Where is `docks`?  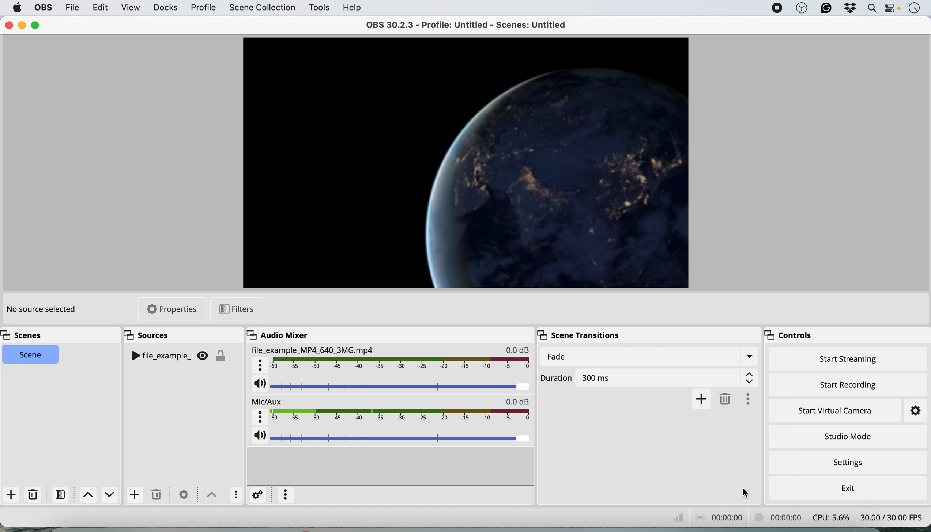
docks is located at coordinates (165, 8).